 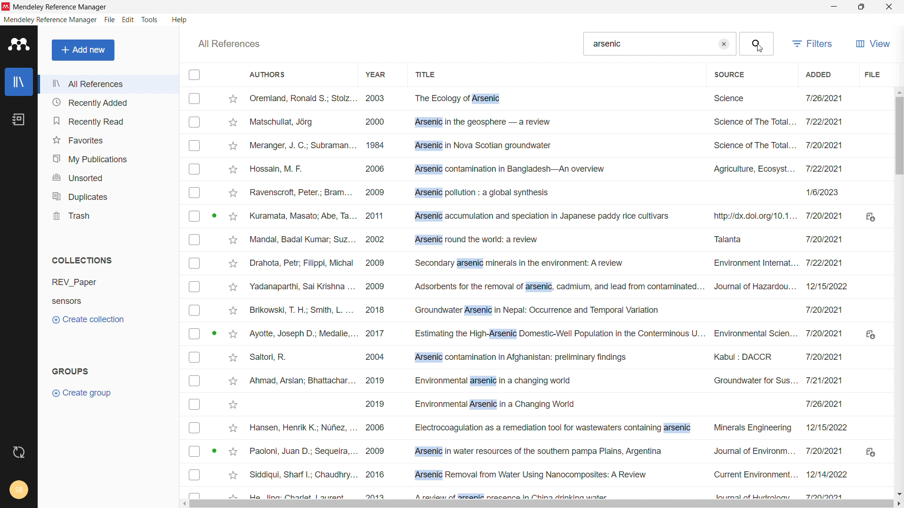 I want to click on Add to favorites, so click(x=234, y=357).